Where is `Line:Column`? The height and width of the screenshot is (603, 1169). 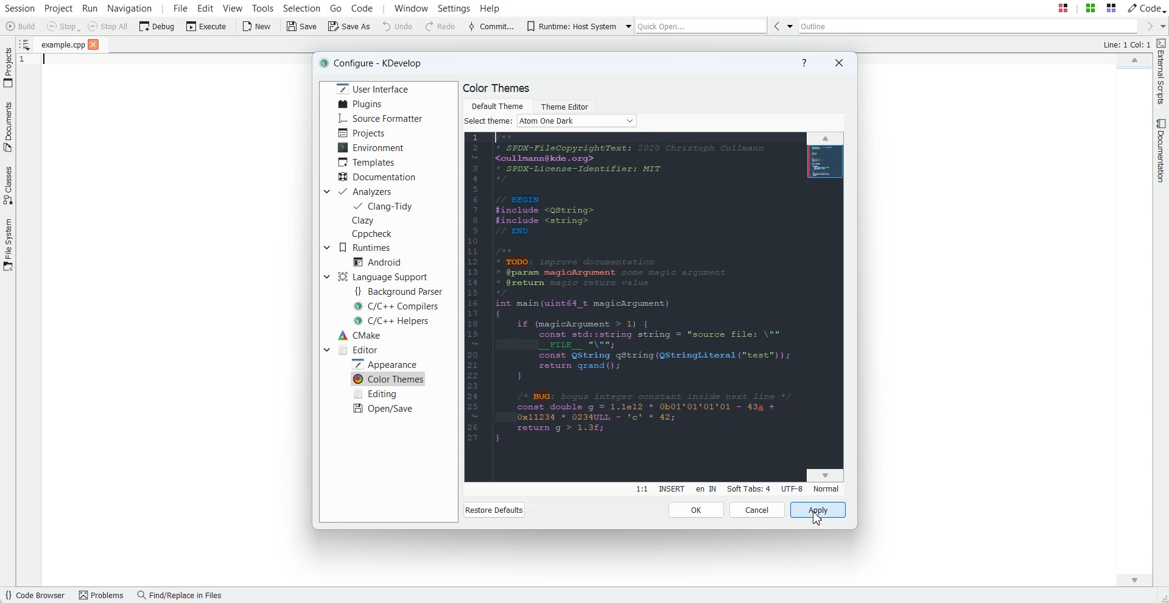 Line:Column is located at coordinates (641, 489).